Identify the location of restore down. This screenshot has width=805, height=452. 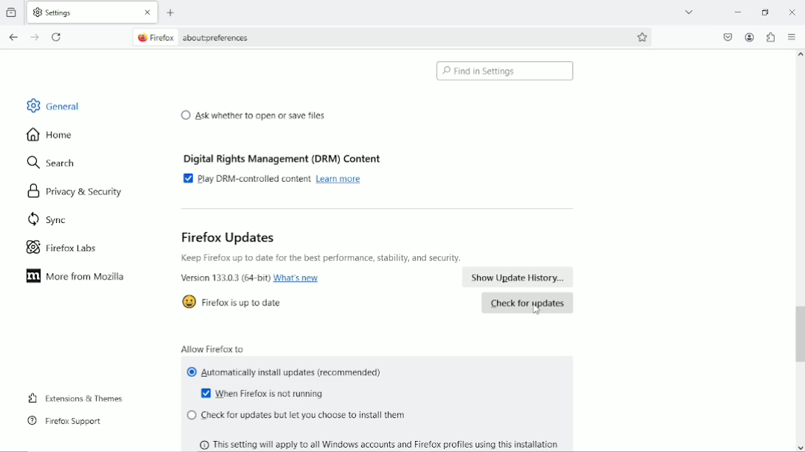
(766, 13).